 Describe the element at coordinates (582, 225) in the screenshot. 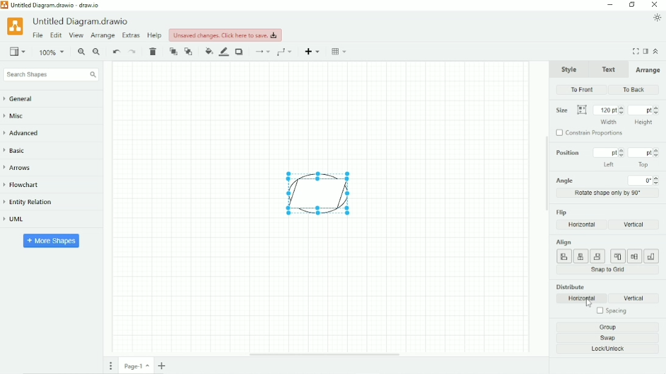

I see `Horizontal` at that location.